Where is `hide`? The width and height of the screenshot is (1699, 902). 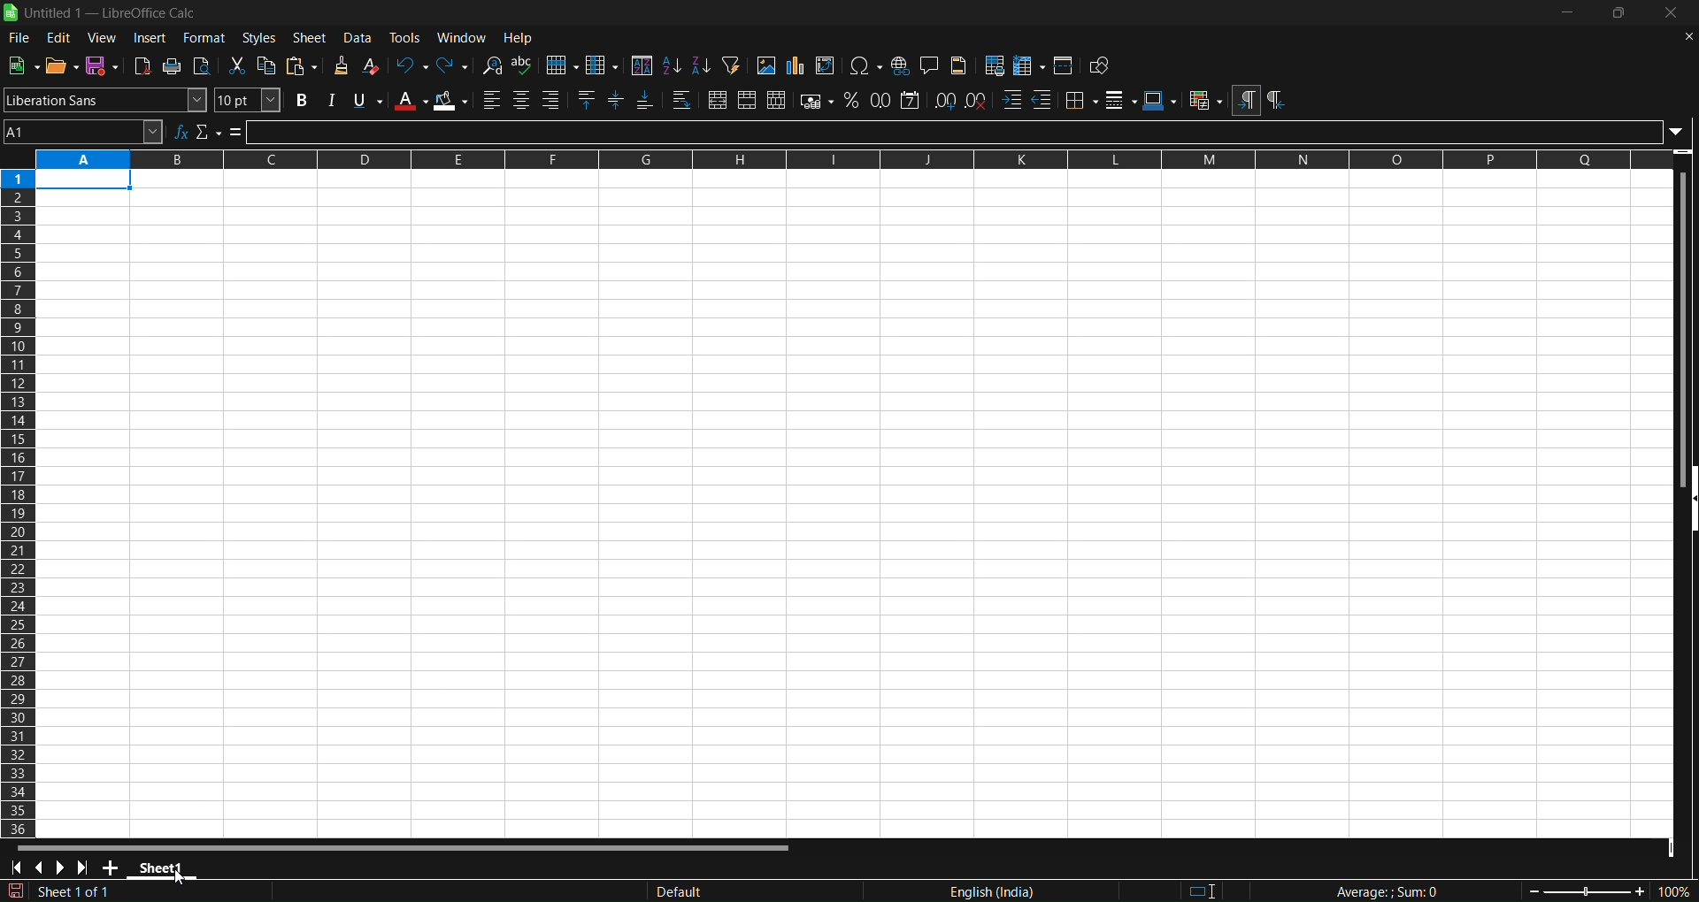
hide is located at coordinates (1688, 501).